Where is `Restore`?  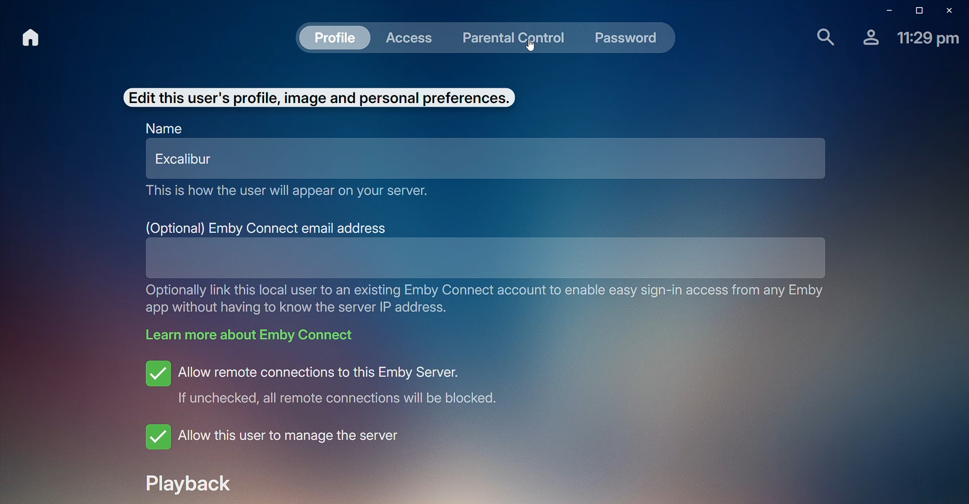
Restore is located at coordinates (917, 10).